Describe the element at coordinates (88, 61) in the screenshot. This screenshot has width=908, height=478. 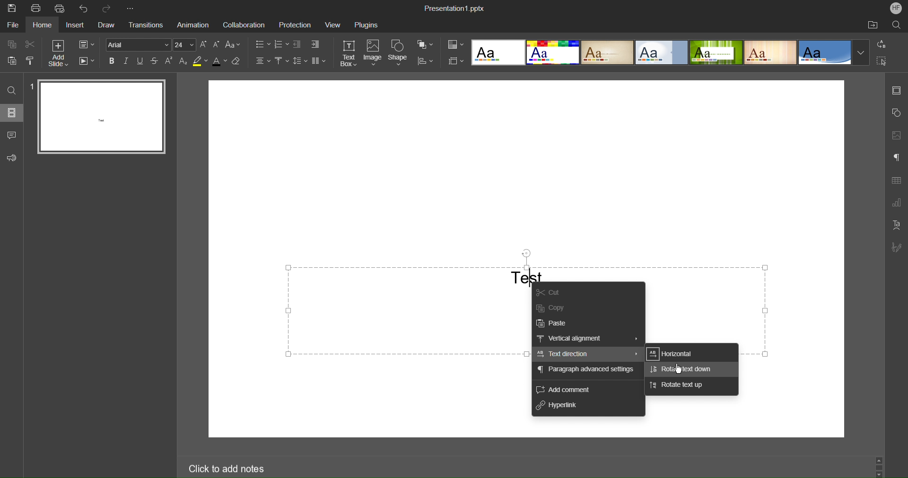
I see `Playback` at that location.